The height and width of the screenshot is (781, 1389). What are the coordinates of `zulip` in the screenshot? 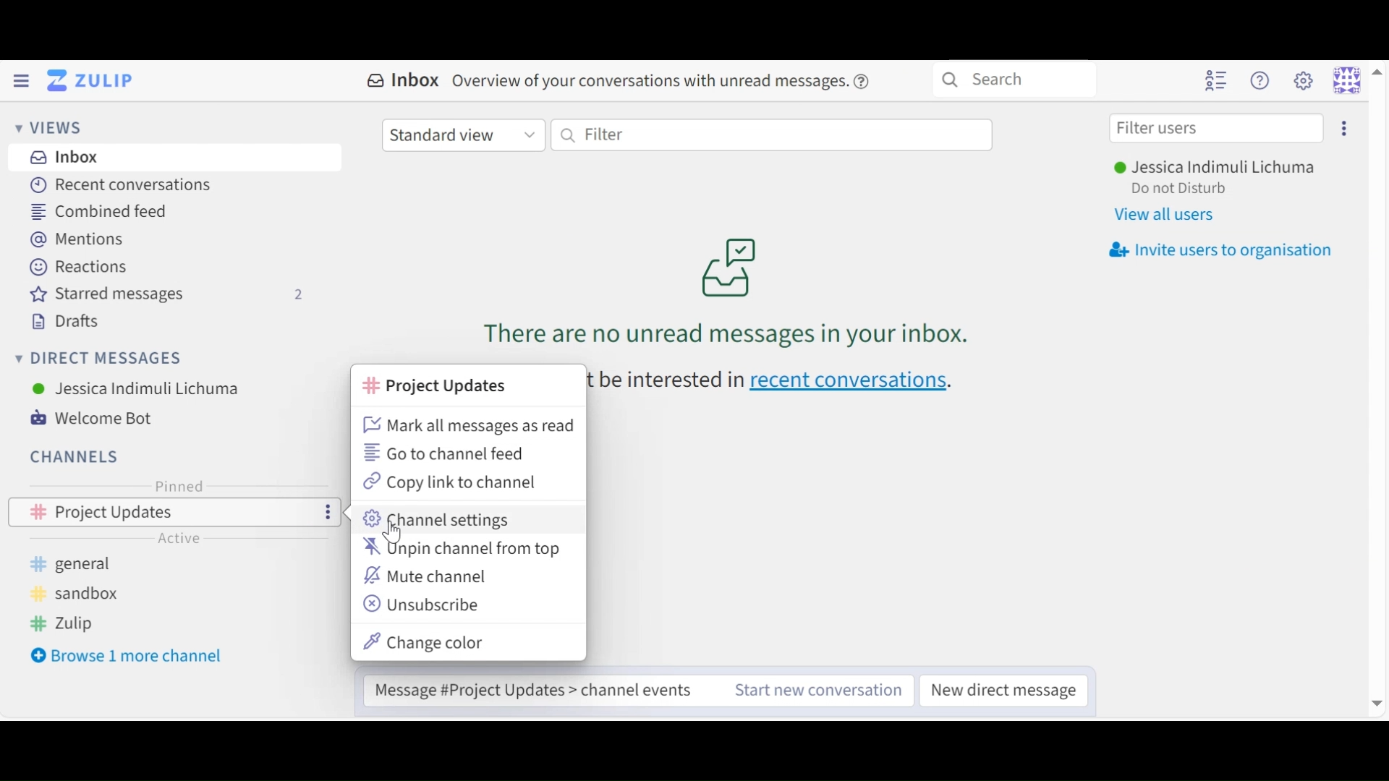 It's located at (61, 623).